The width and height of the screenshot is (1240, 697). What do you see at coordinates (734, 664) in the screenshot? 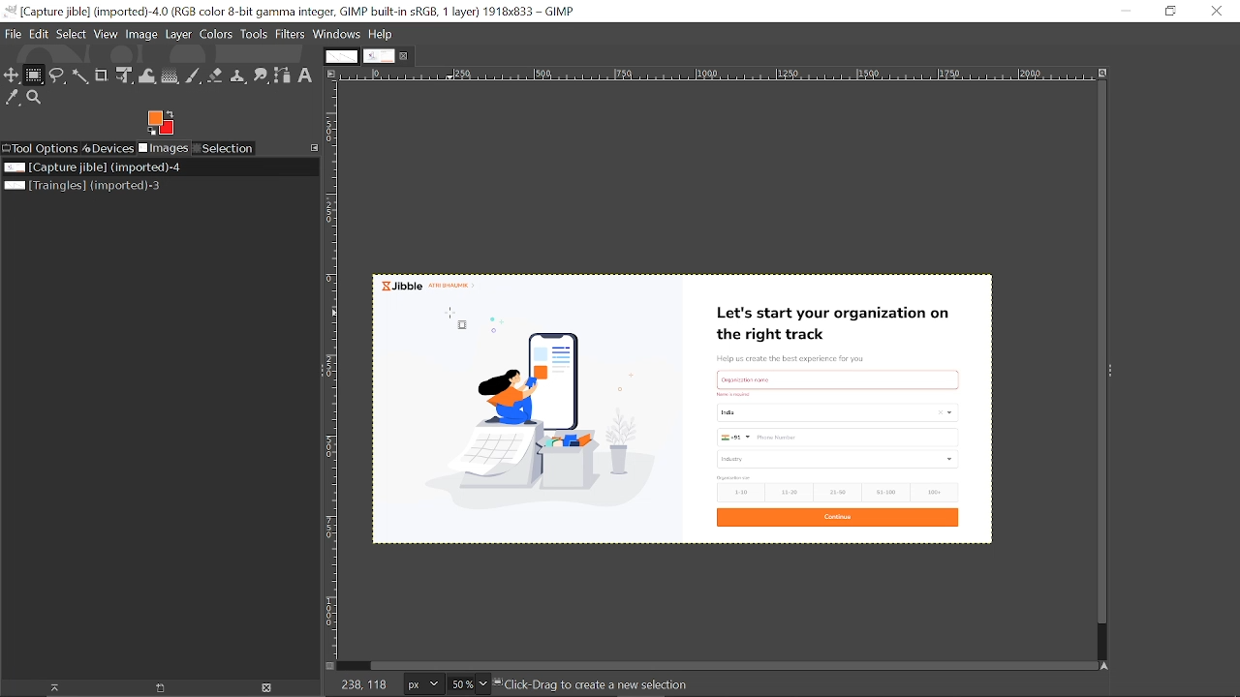
I see `Horizontal srollbar` at bounding box center [734, 664].